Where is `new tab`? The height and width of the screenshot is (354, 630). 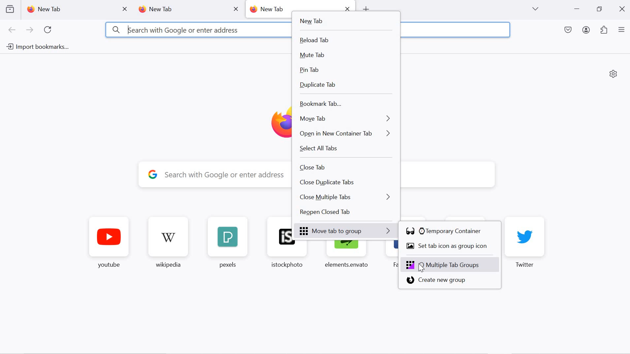
new tab is located at coordinates (69, 9).